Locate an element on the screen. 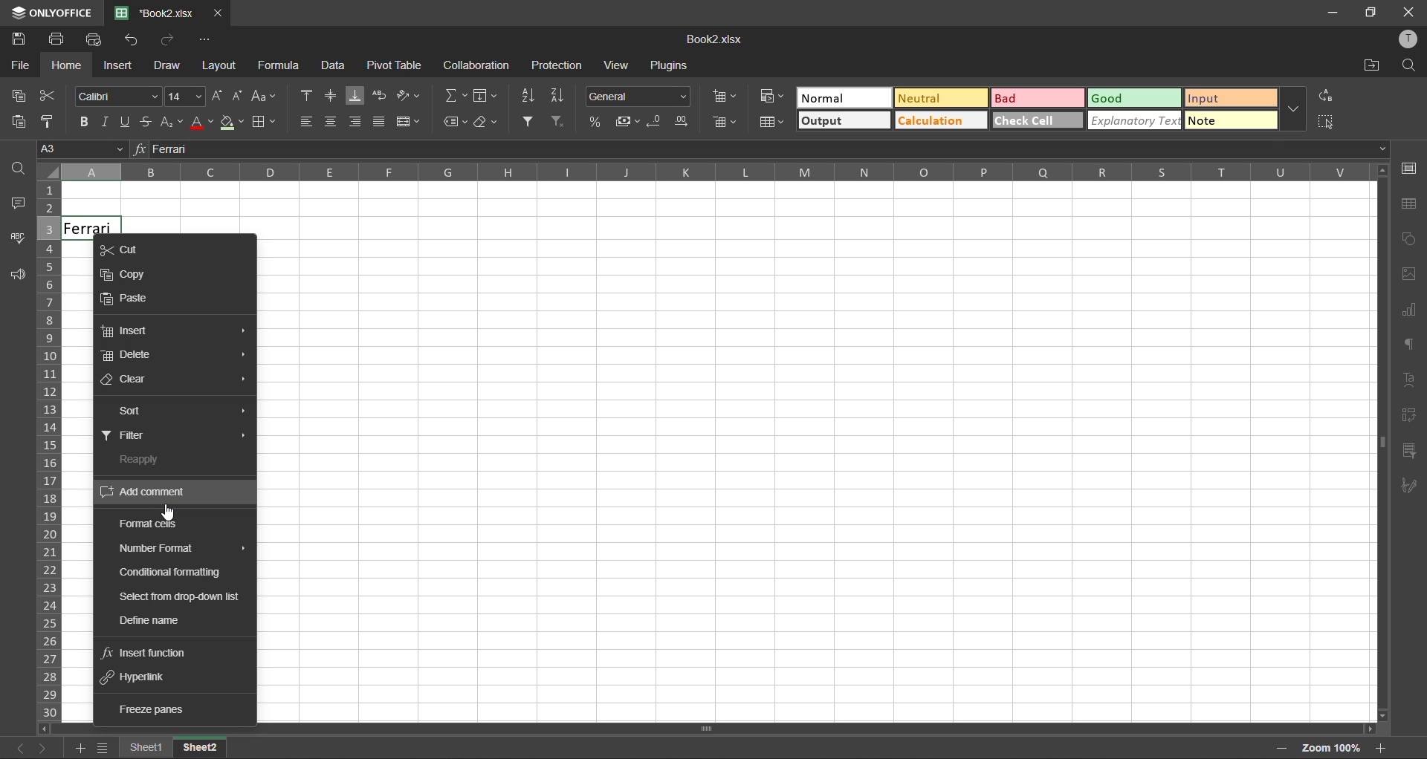  filter is located at coordinates (133, 436).